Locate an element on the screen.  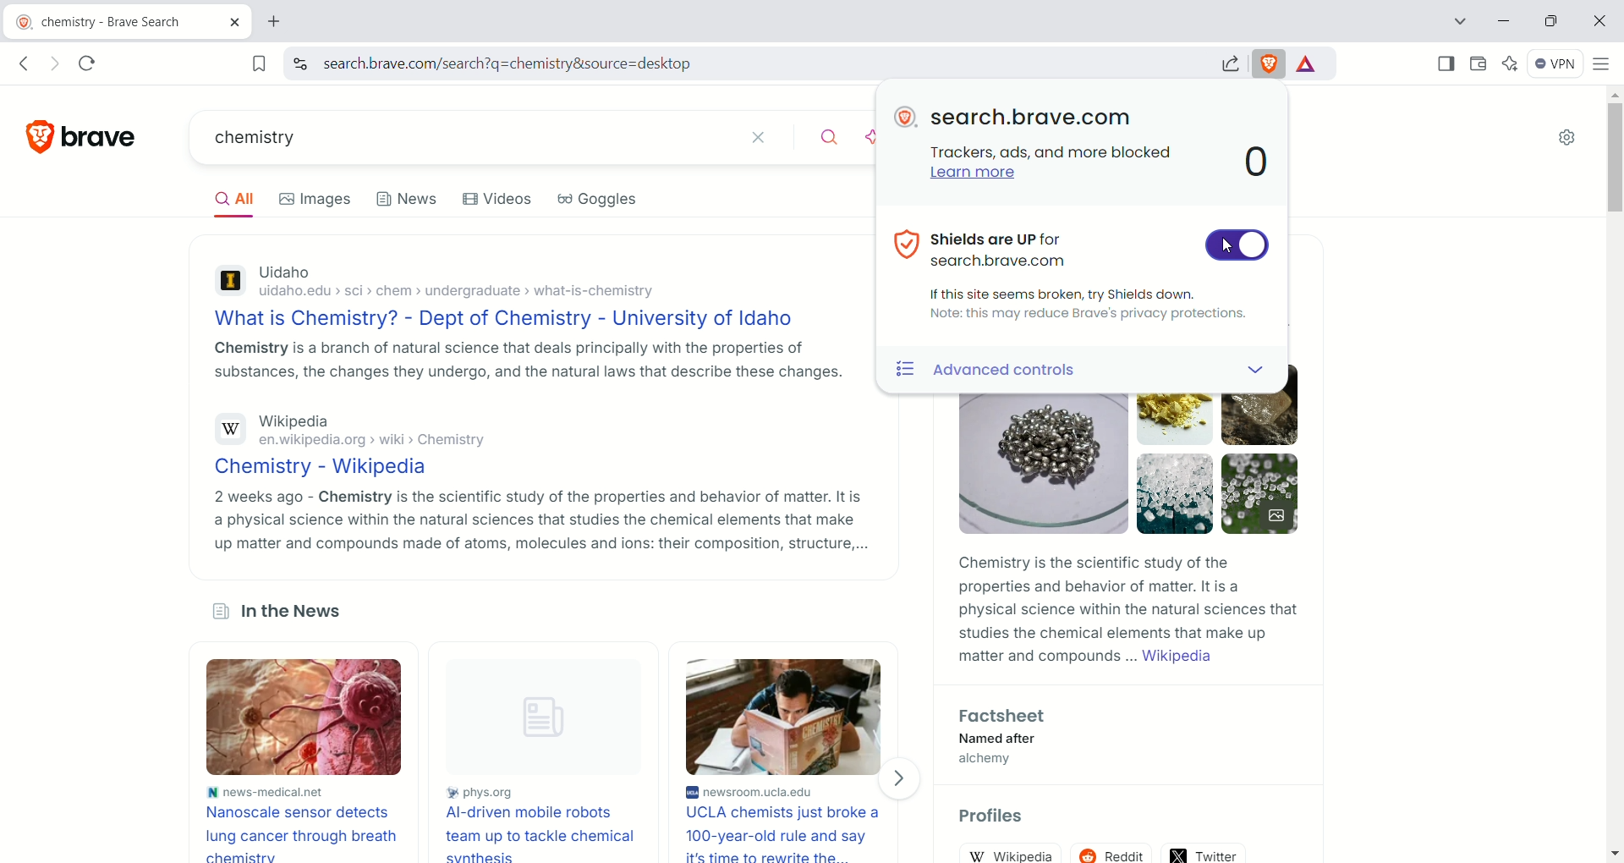
brave logo is located at coordinates (907, 117).